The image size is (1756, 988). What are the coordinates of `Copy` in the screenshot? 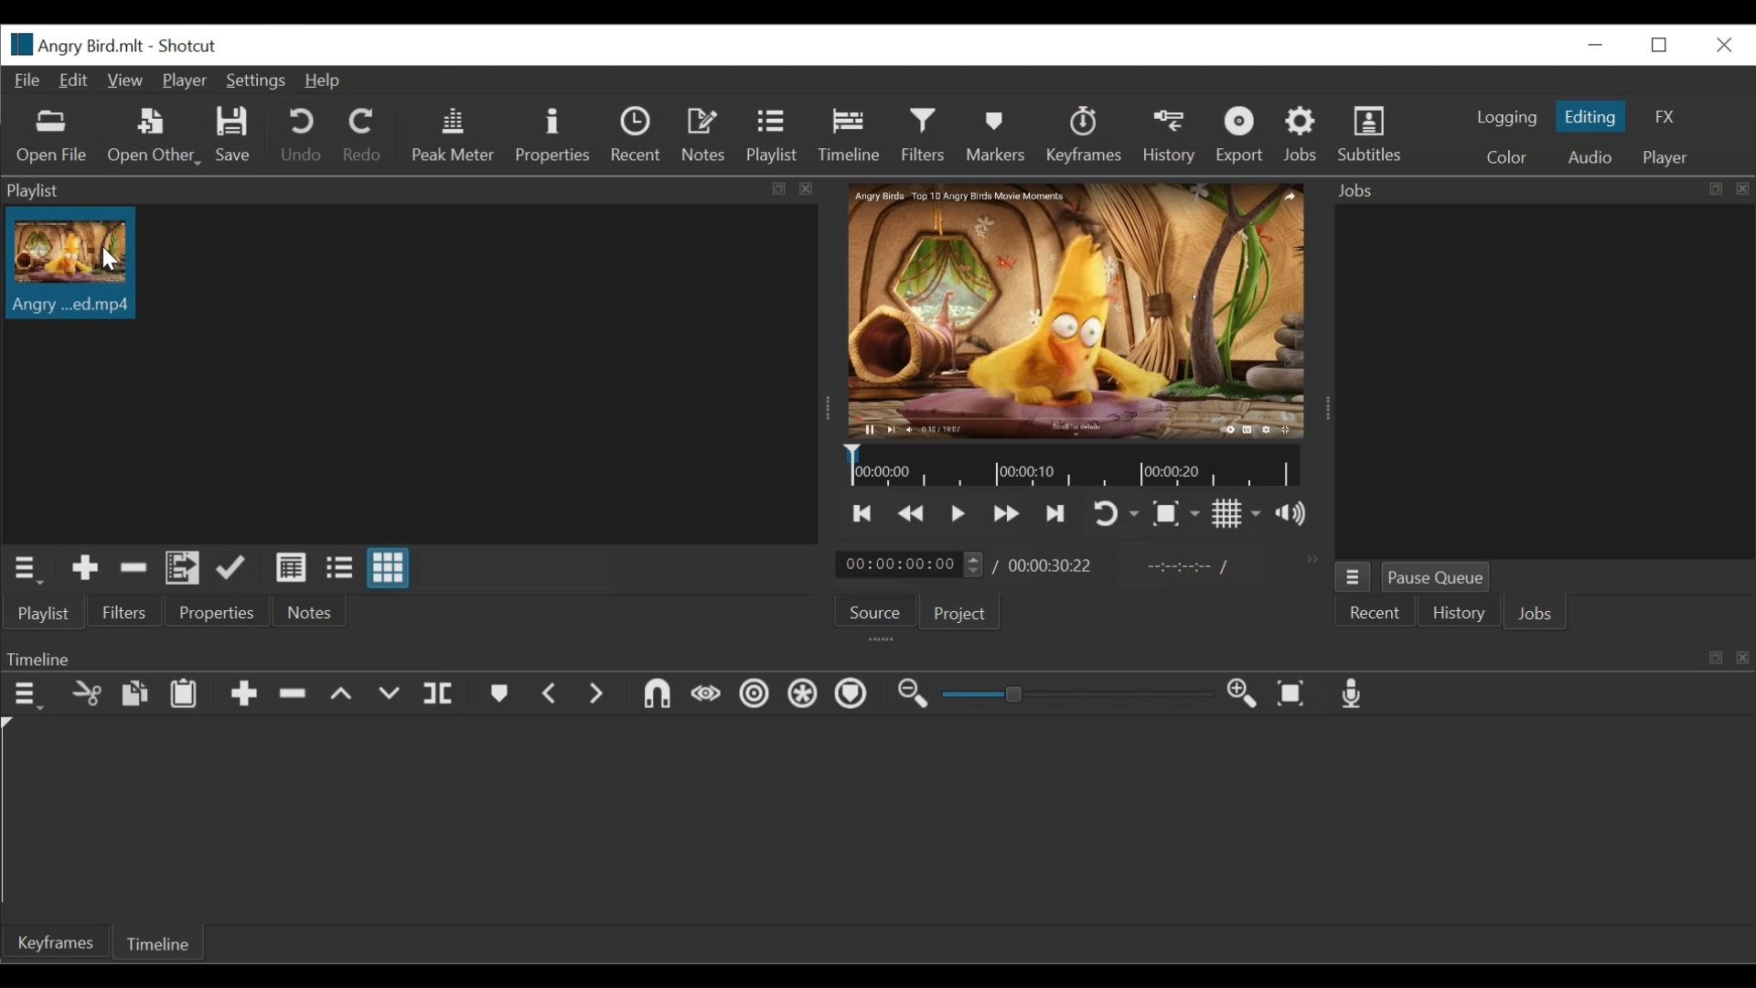 It's located at (134, 694).